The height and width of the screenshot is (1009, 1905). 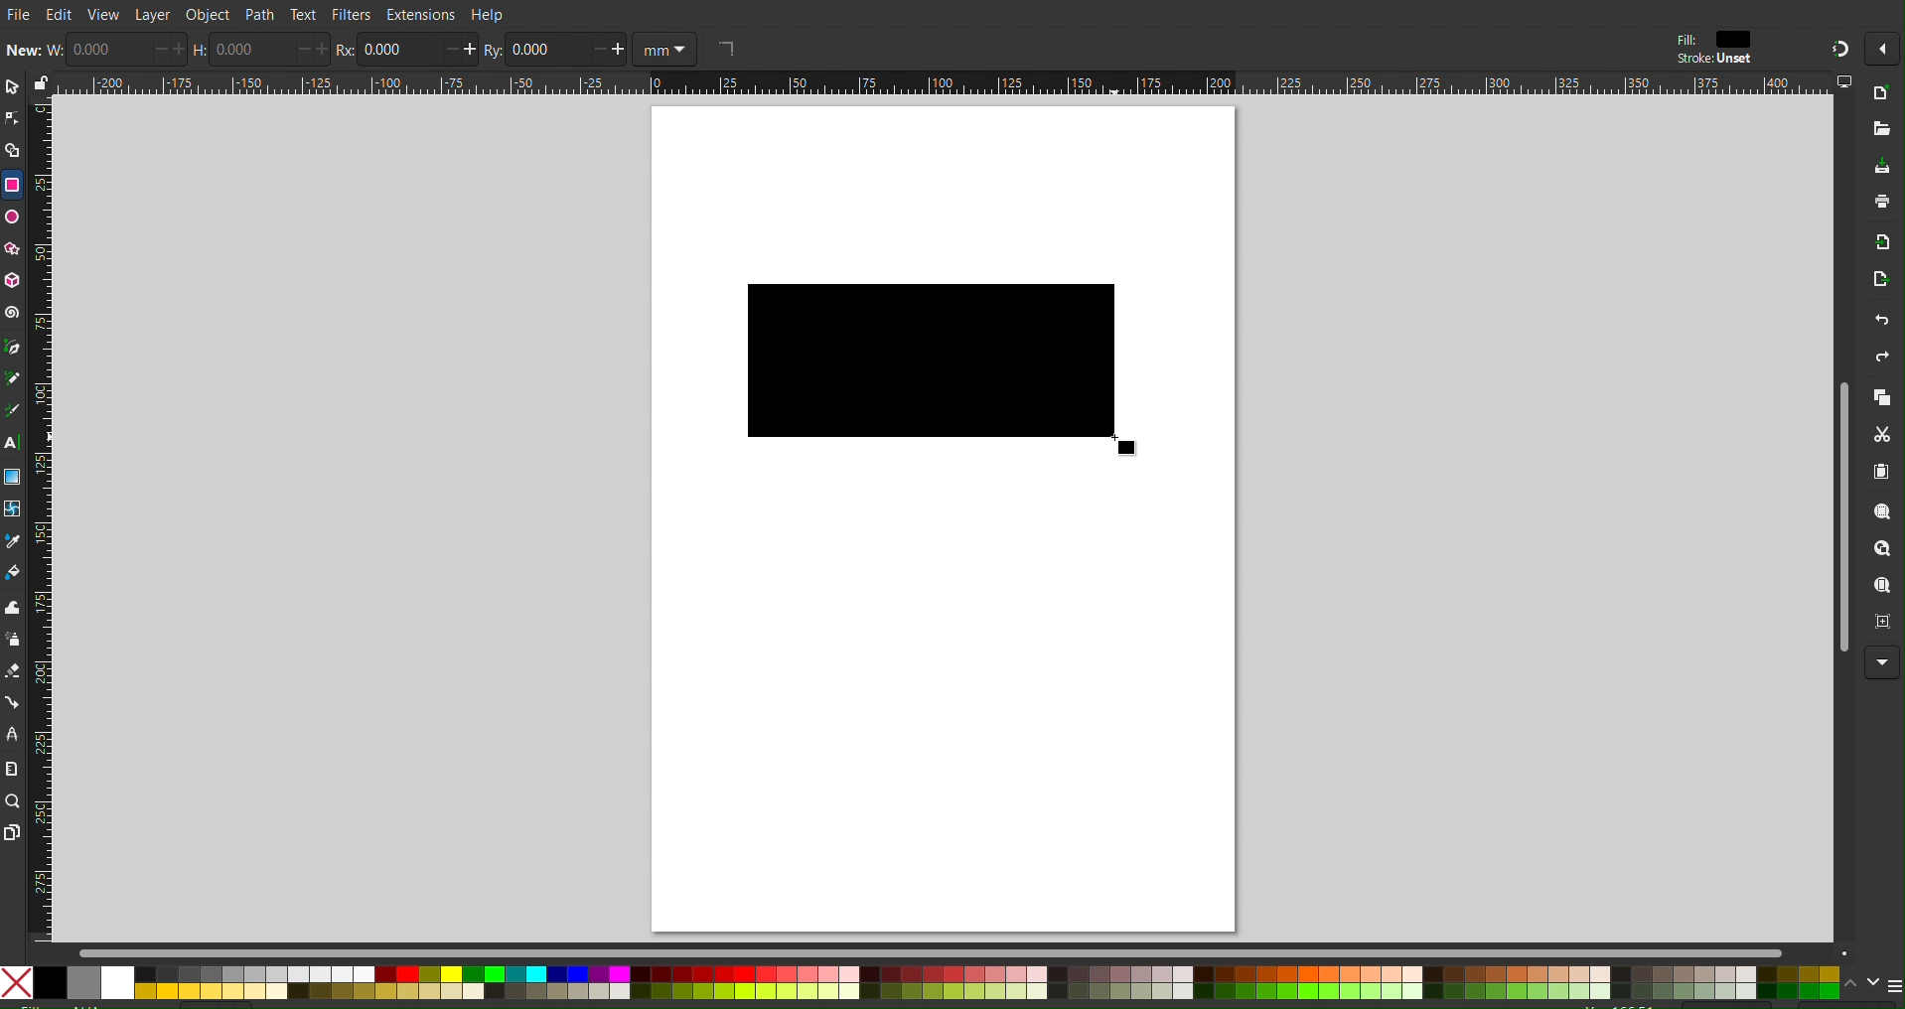 I want to click on RY, so click(x=491, y=51).